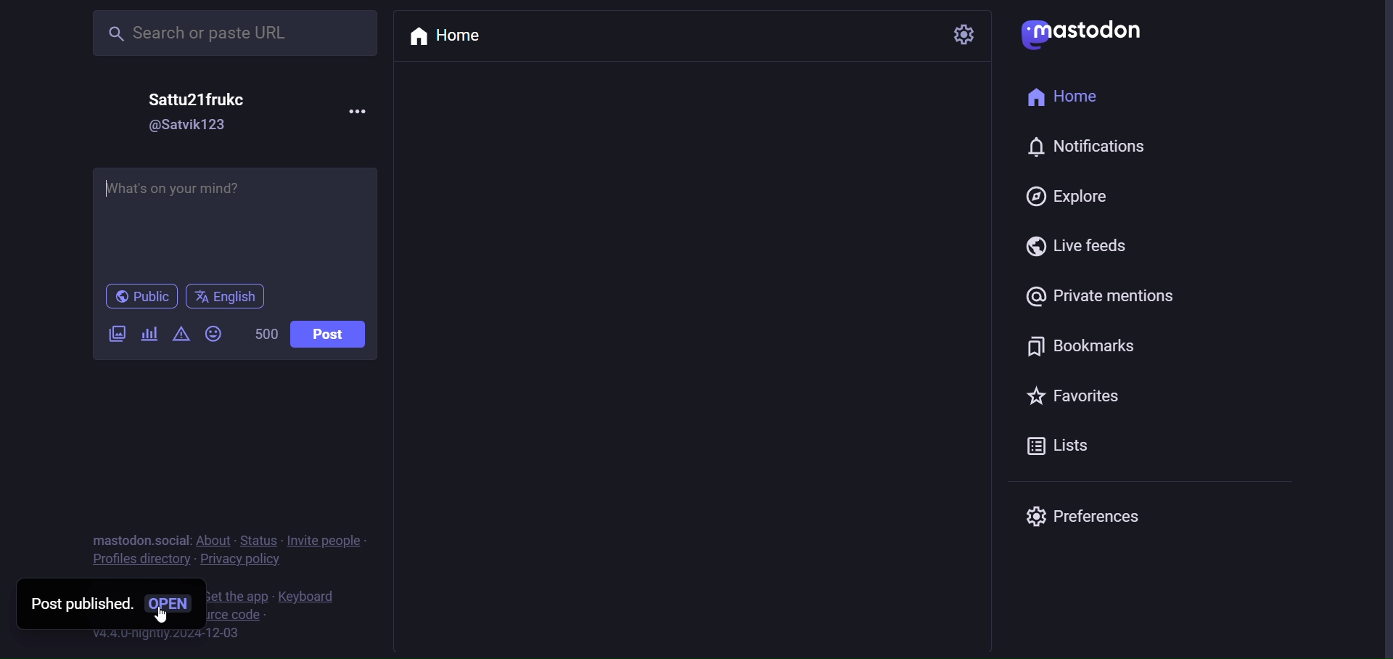  Describe the element at coordinates (444, 36) in the screenshot. I see `home` at that location.